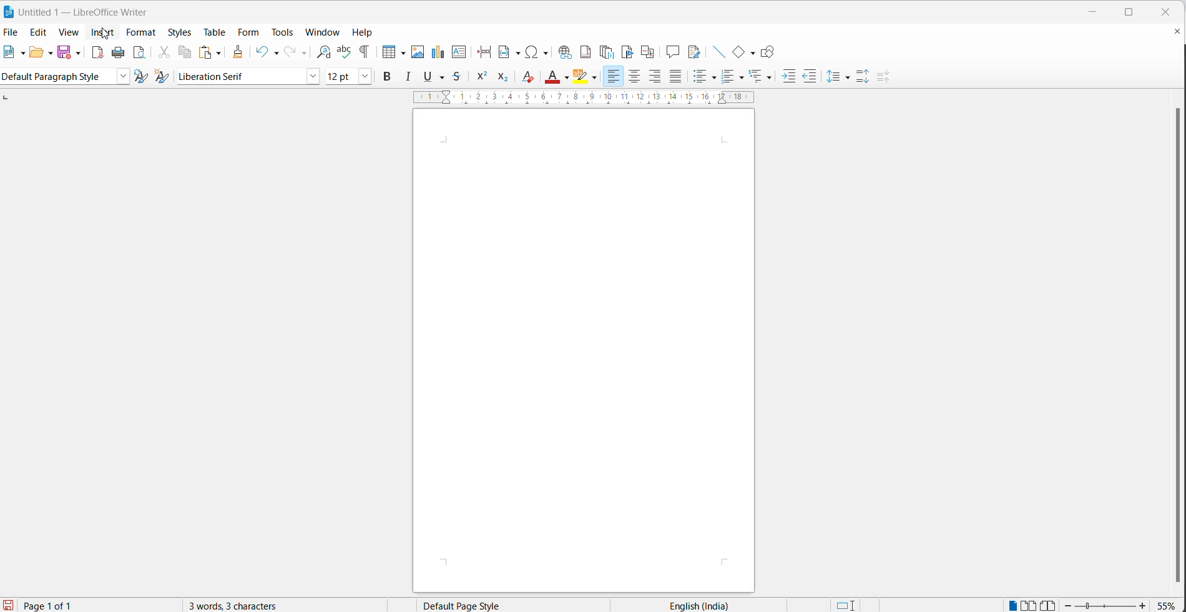  What do you see at coordinates (275, 52) in the screenshot?
I see `undo options` at bounding box center [275, 52].